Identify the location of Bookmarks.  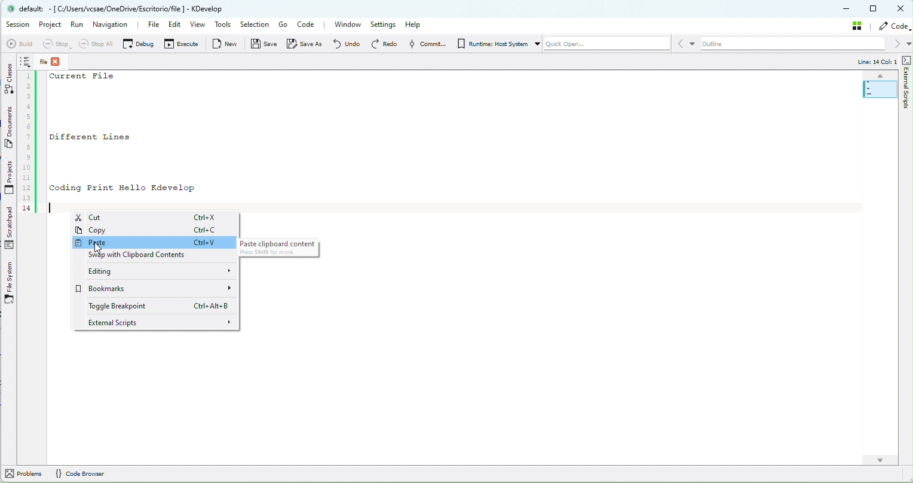
(157, 289).